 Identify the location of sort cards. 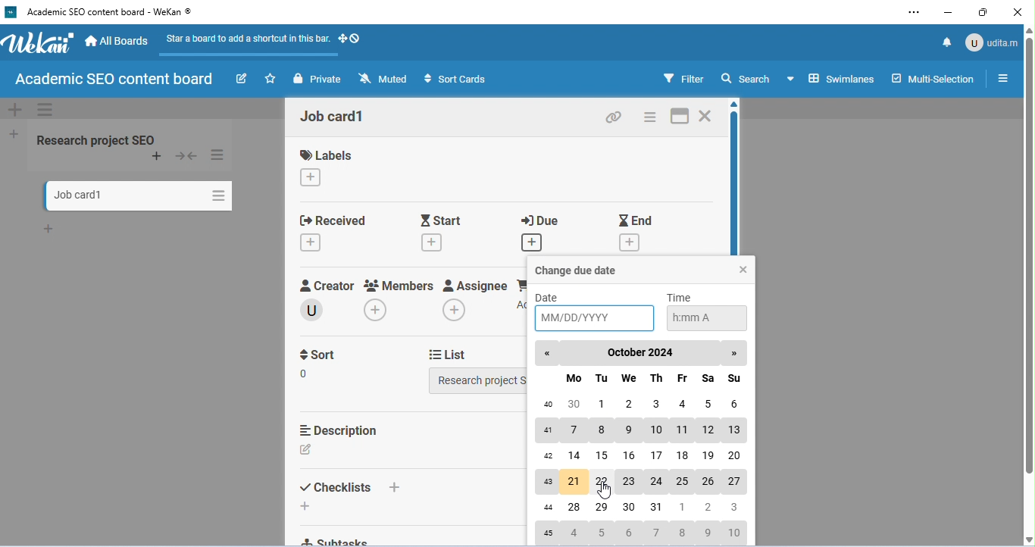
(454, 79).